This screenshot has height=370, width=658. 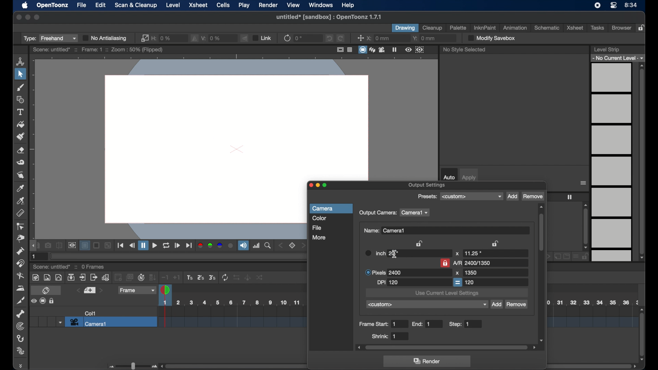 What do you see at coordinates (111, 322) in the screenshot?
I see `camera 1` at bounding box center [111, 322].